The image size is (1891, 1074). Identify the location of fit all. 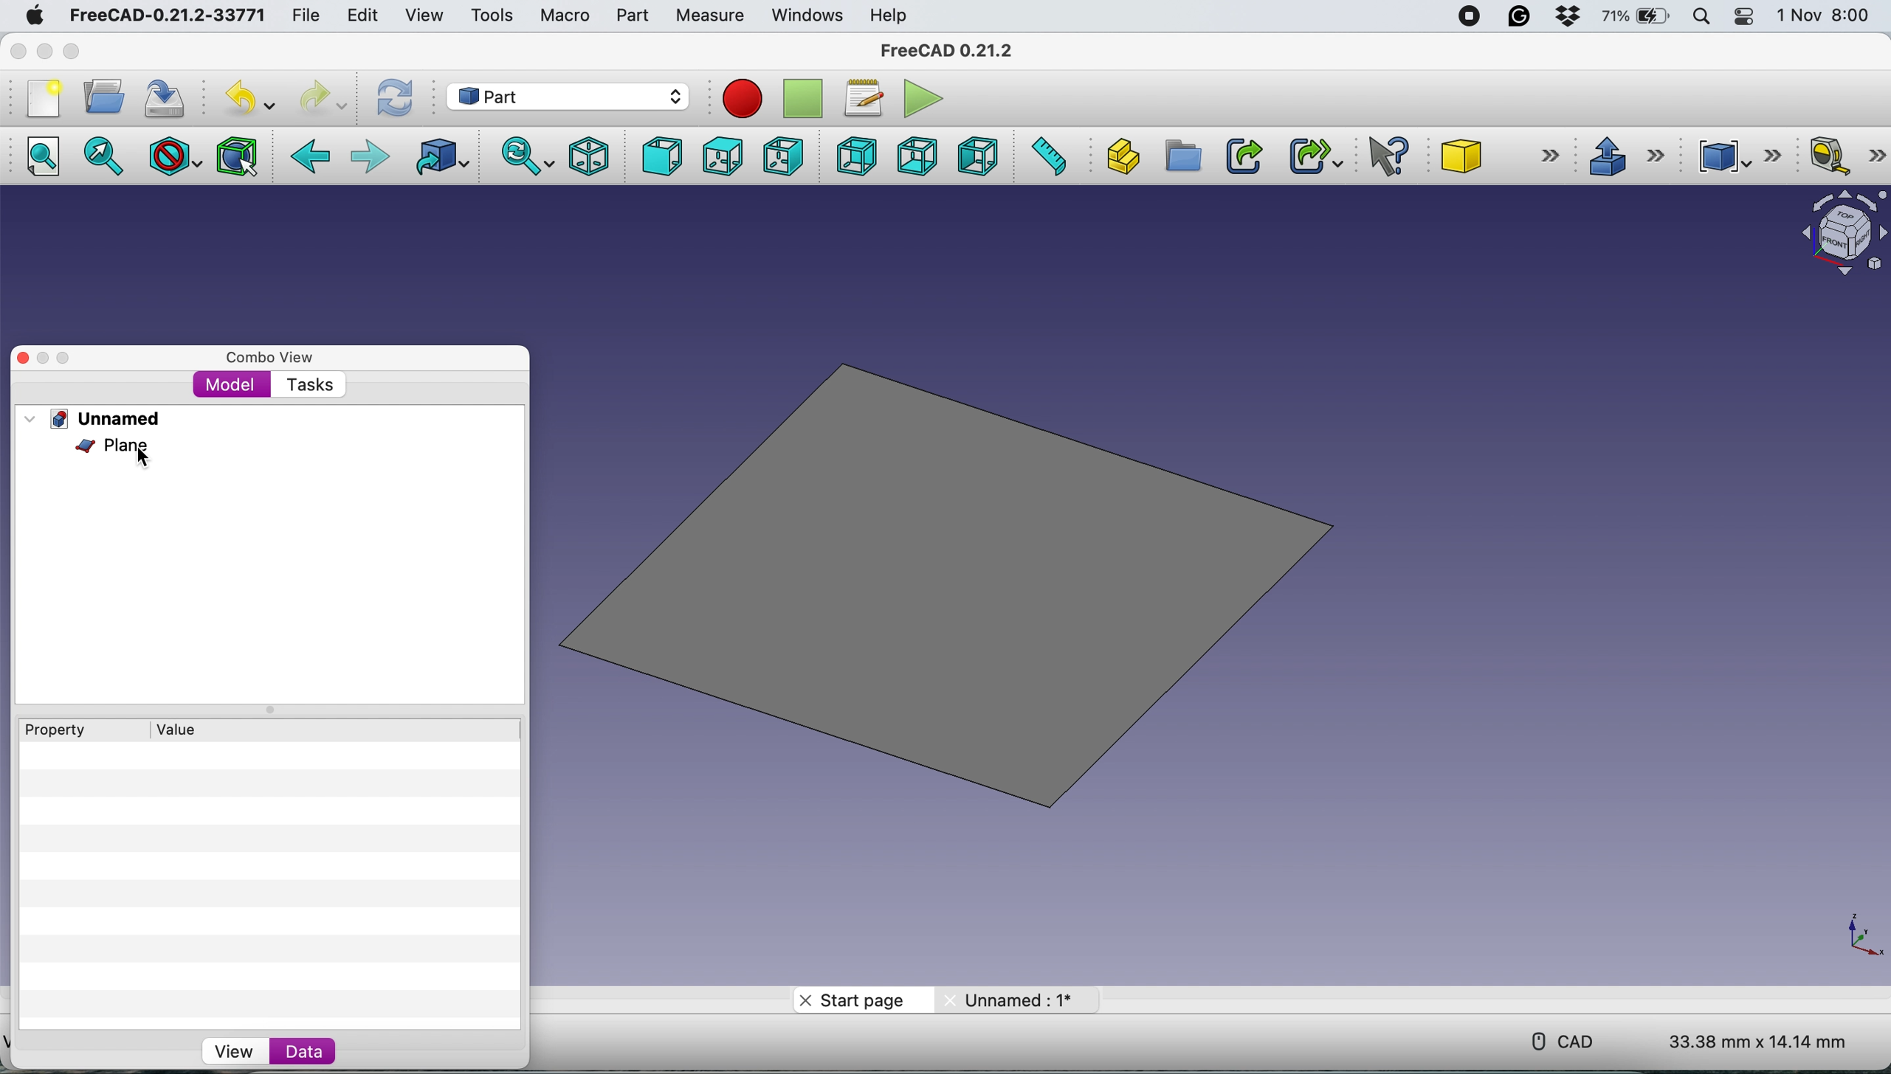
(44, 157).